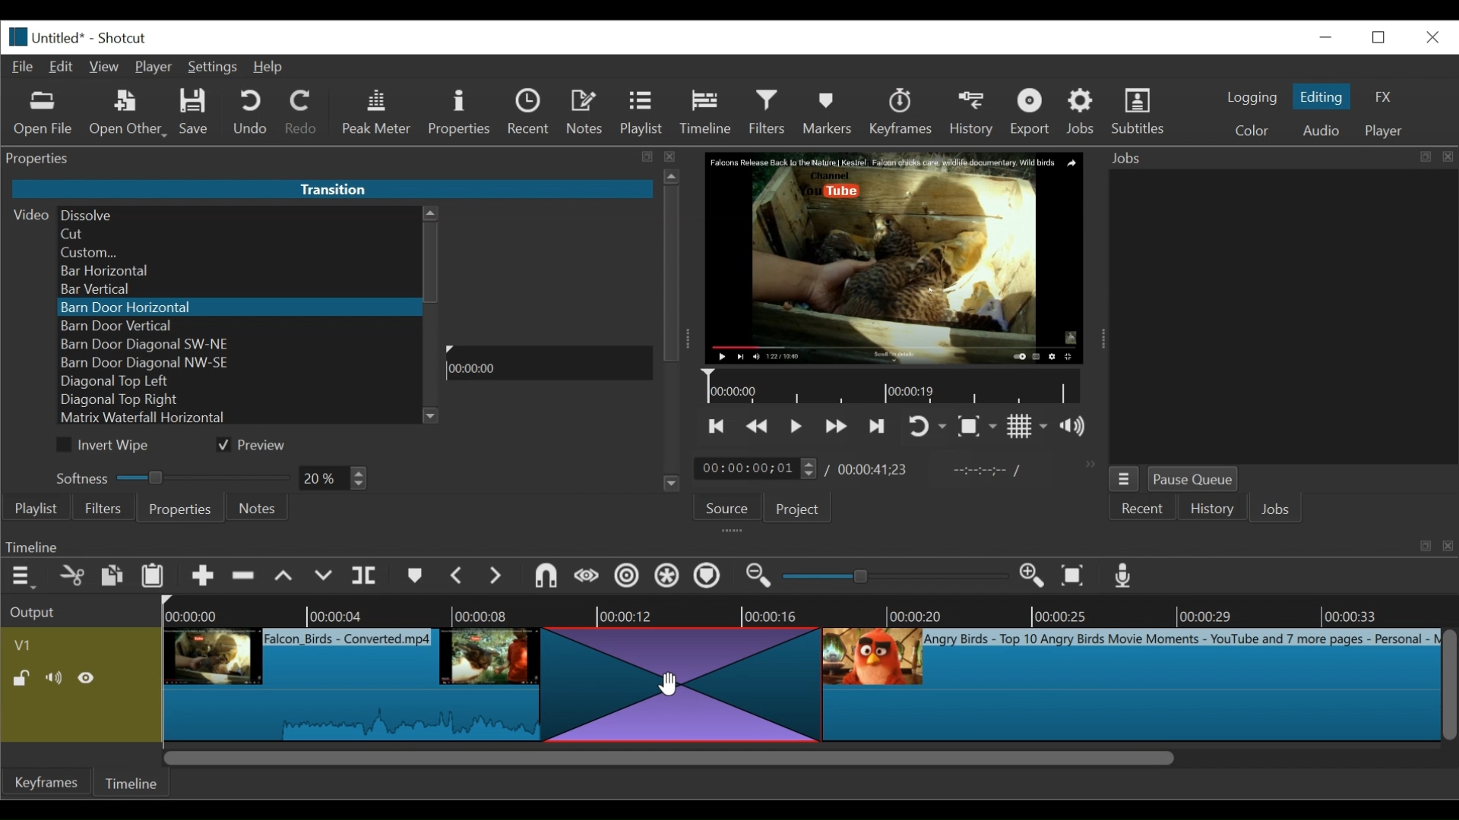 This screenshot has width=1459, height=820. Describe the element at coordinates (128, 114) in the screenshot. I see `Open Other` at that location.